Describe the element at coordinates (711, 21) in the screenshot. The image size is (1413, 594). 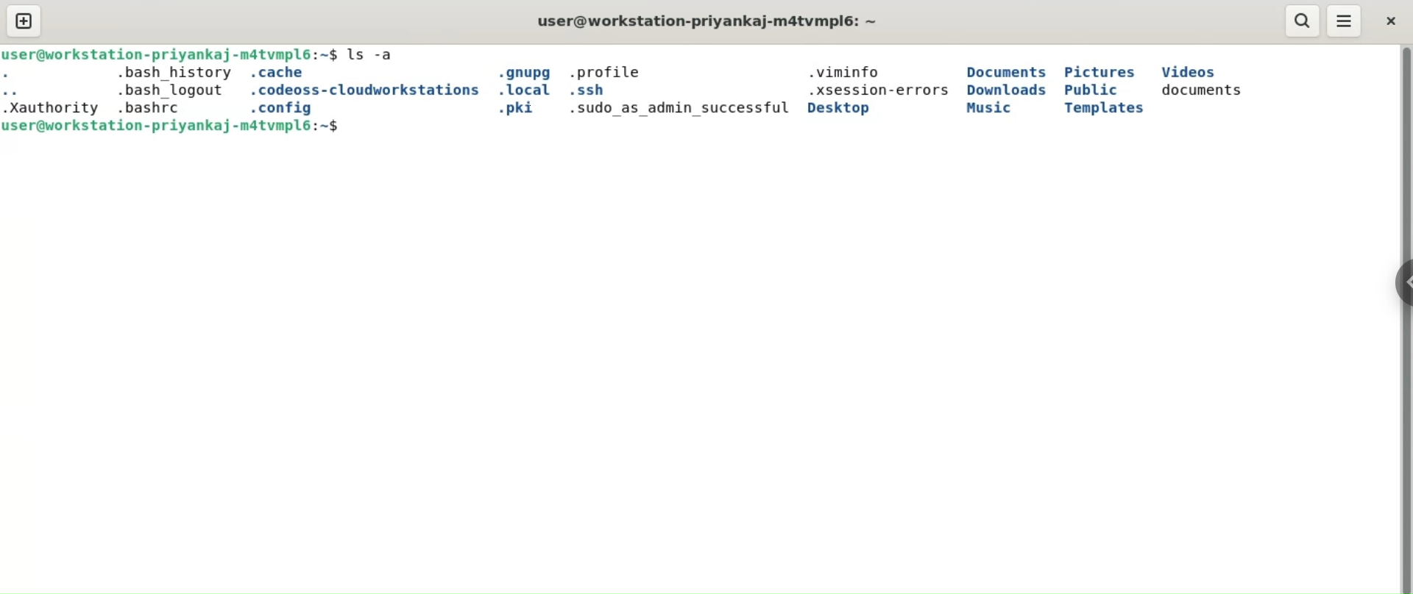
I see `user@workstation-priyankaj-m4tvmpl6: ~` at that location.